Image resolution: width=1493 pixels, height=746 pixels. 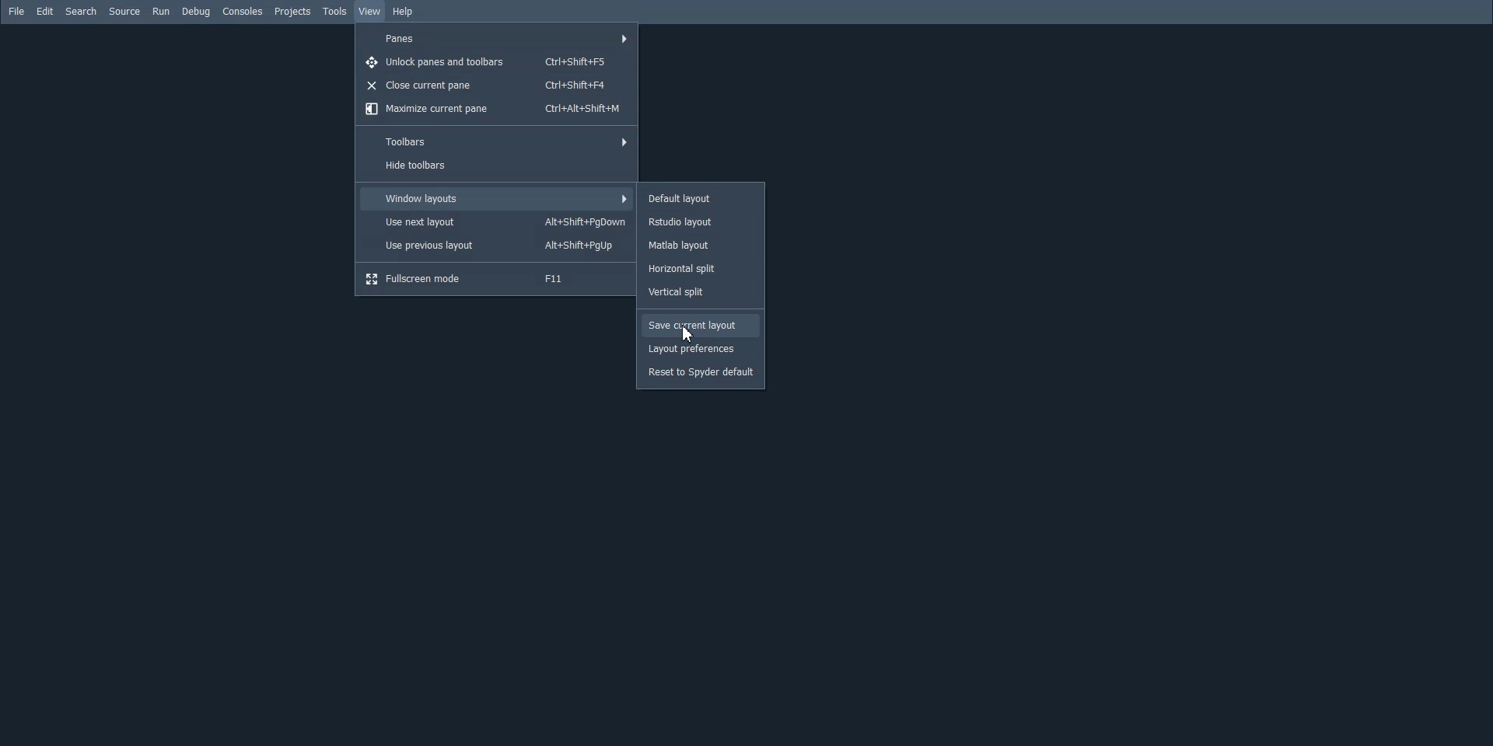 I want to click on Fullscreen mode, so click(x=495, y=278).